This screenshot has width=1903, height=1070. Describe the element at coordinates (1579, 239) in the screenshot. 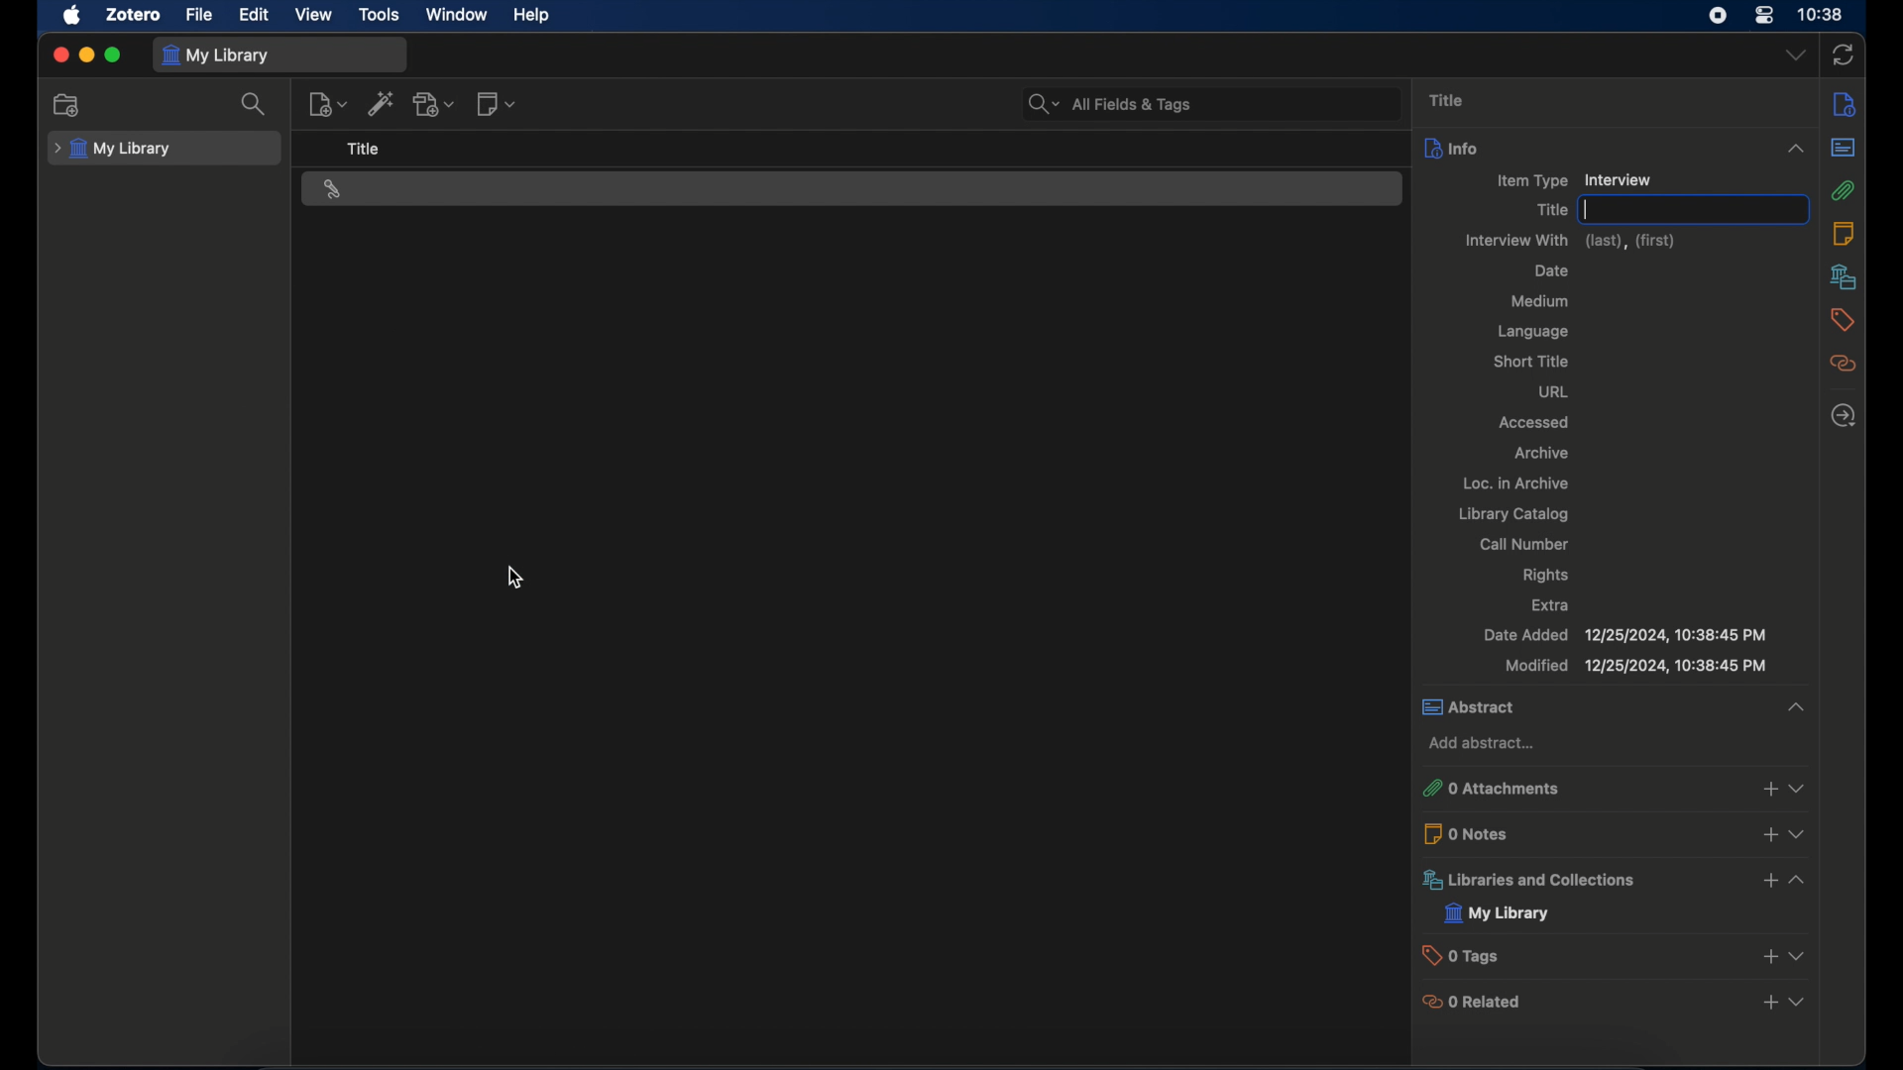

I see `interview with` at that location.